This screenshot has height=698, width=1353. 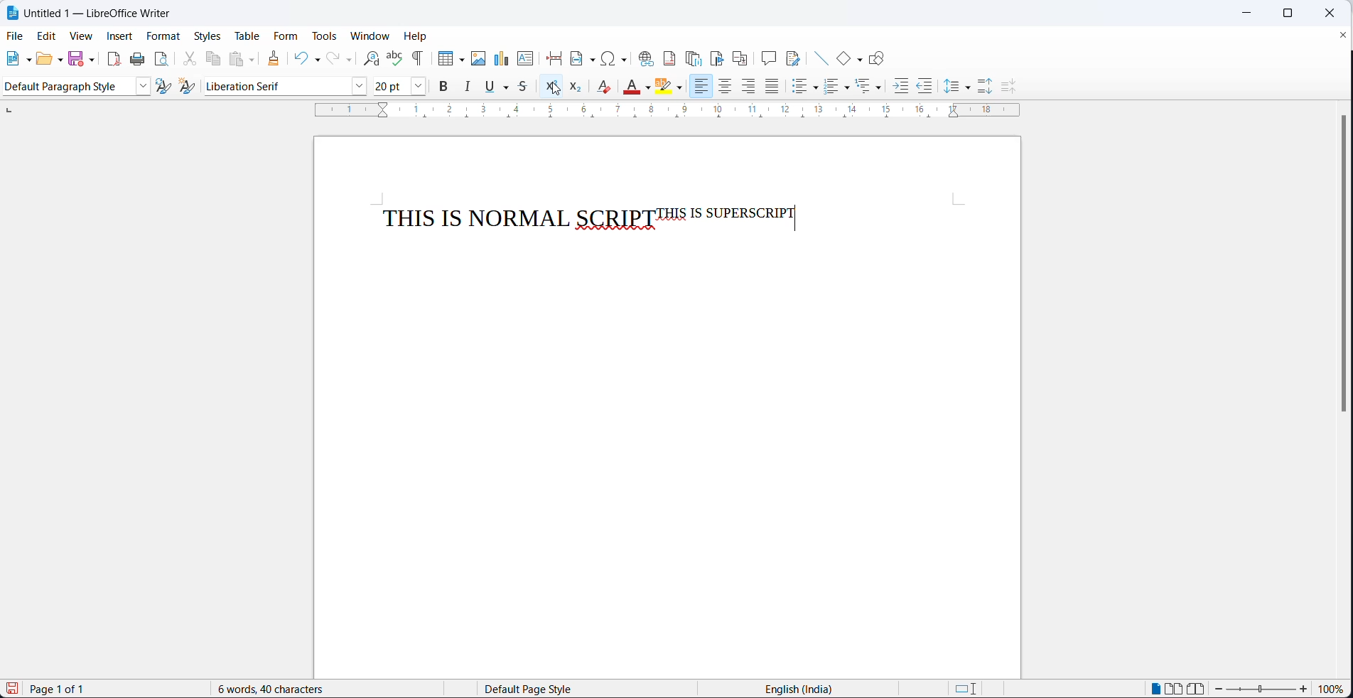 What do you see at coordinates (968, 689) in the screenshot?
I see `standard selection` at bounding box center [968, 689].